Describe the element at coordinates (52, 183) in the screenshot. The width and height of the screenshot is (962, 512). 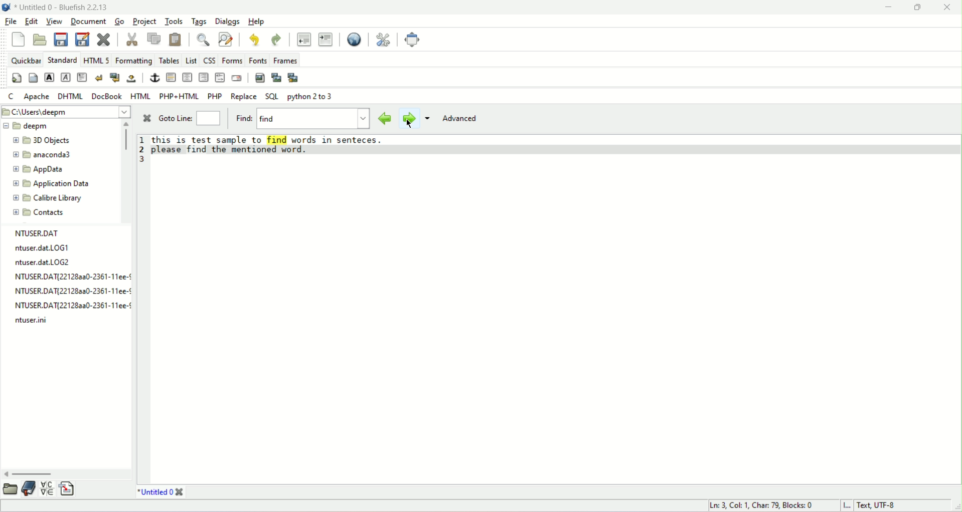
I see `application data` at that location.